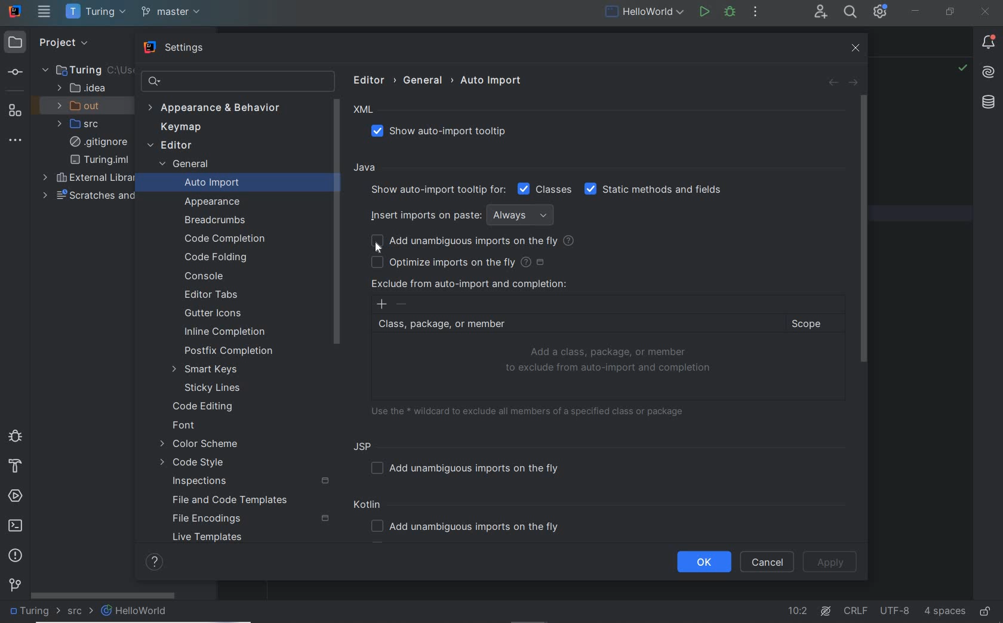  Describe the element at coordinates (16, 141) in the screenshot. I see `more tool windows` at that location.